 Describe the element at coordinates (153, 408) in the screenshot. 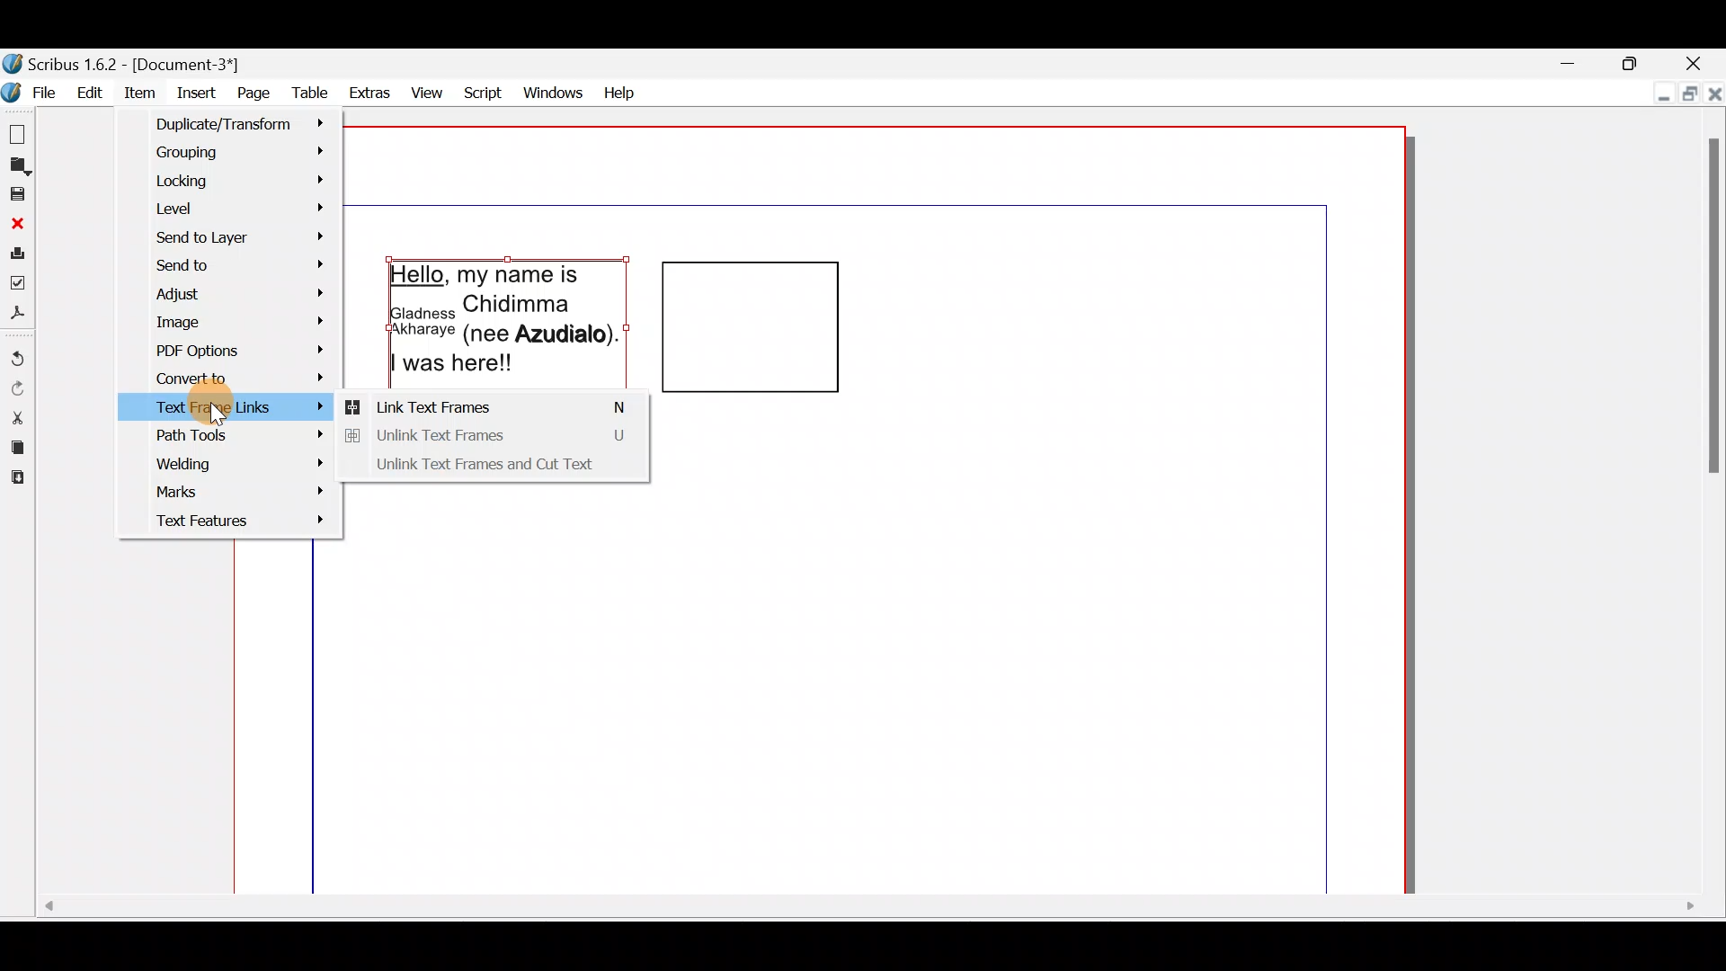

I see `Text frame links` at that location.